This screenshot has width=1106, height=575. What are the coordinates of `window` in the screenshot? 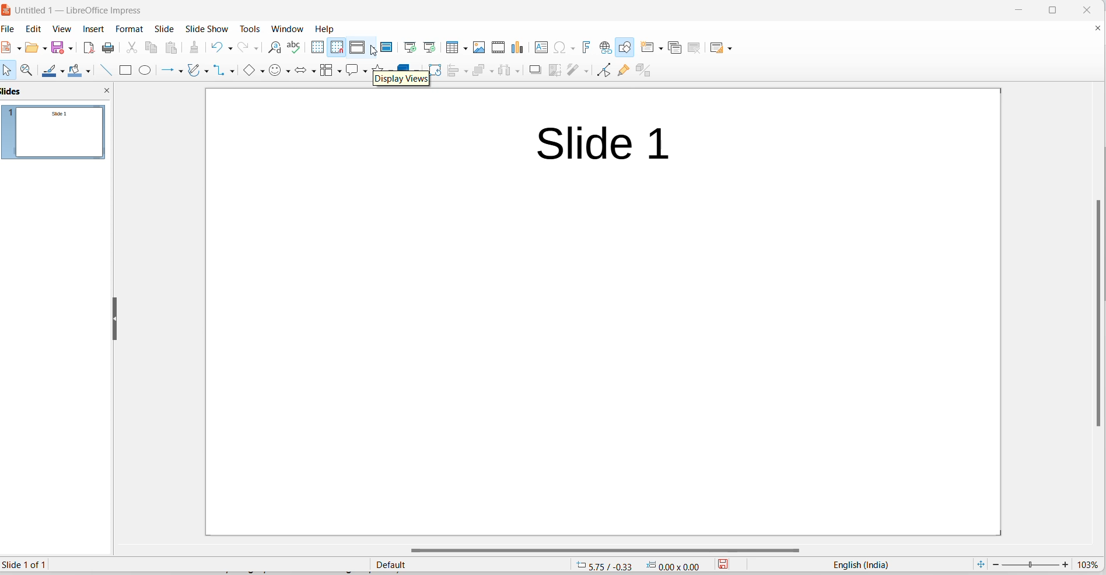 It's located at (287, 28).